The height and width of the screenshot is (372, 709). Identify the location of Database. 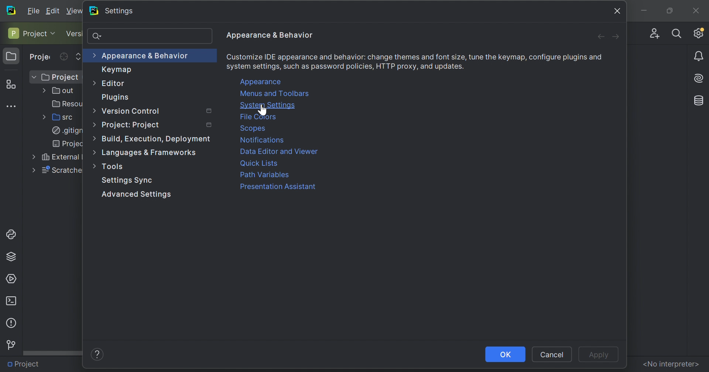
(699, 99).